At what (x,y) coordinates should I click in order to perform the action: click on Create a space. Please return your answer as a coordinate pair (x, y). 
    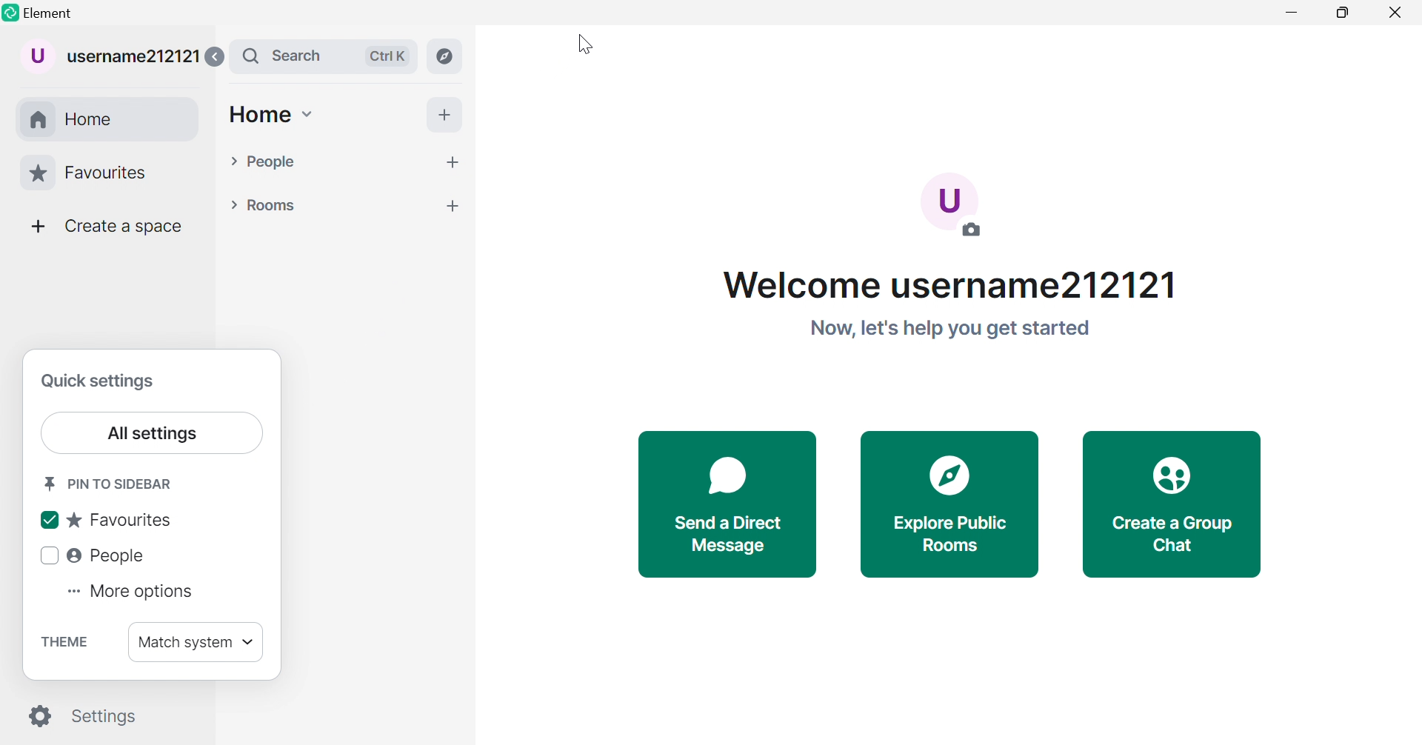
    Looking at the image, I should click on (110, 226).